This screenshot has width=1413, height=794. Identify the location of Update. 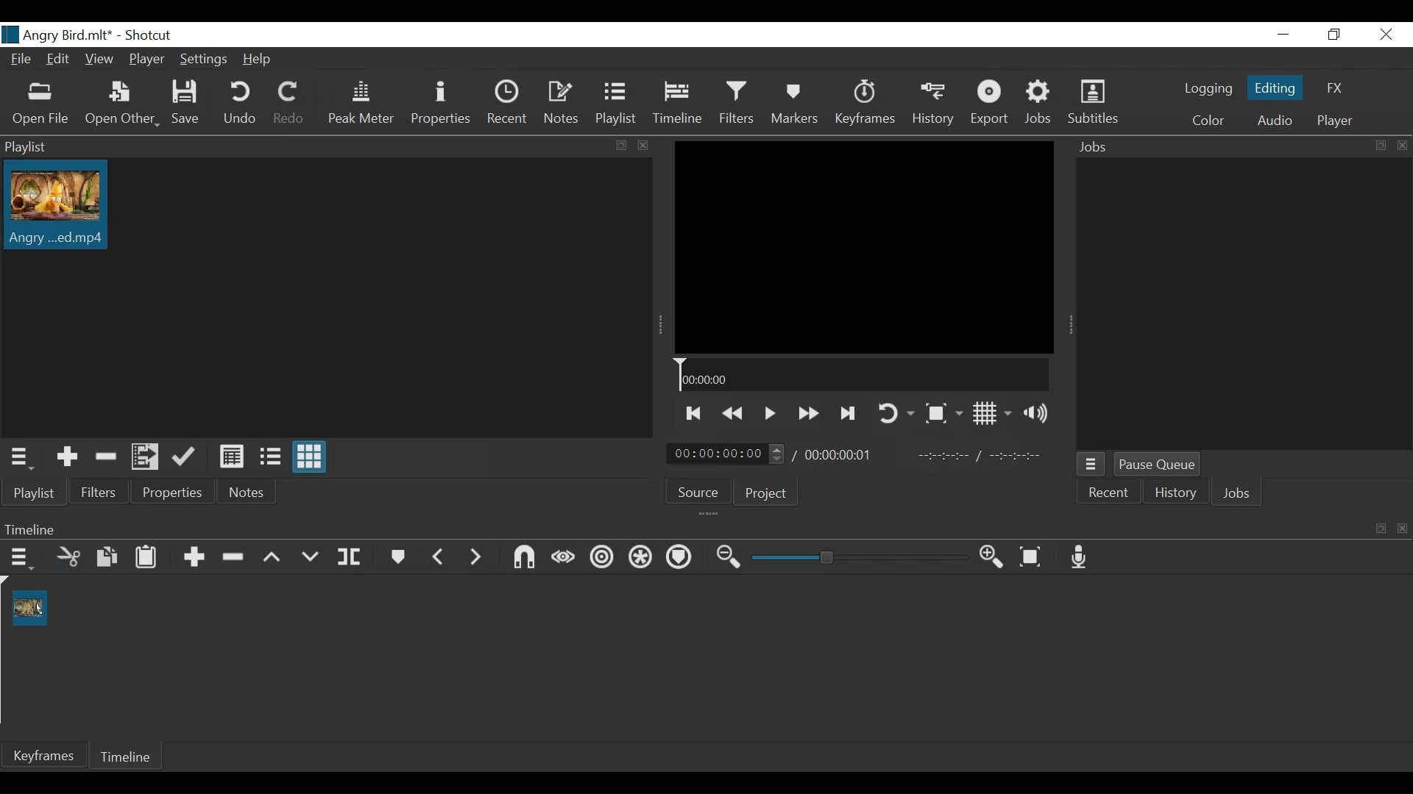
(185, 457).